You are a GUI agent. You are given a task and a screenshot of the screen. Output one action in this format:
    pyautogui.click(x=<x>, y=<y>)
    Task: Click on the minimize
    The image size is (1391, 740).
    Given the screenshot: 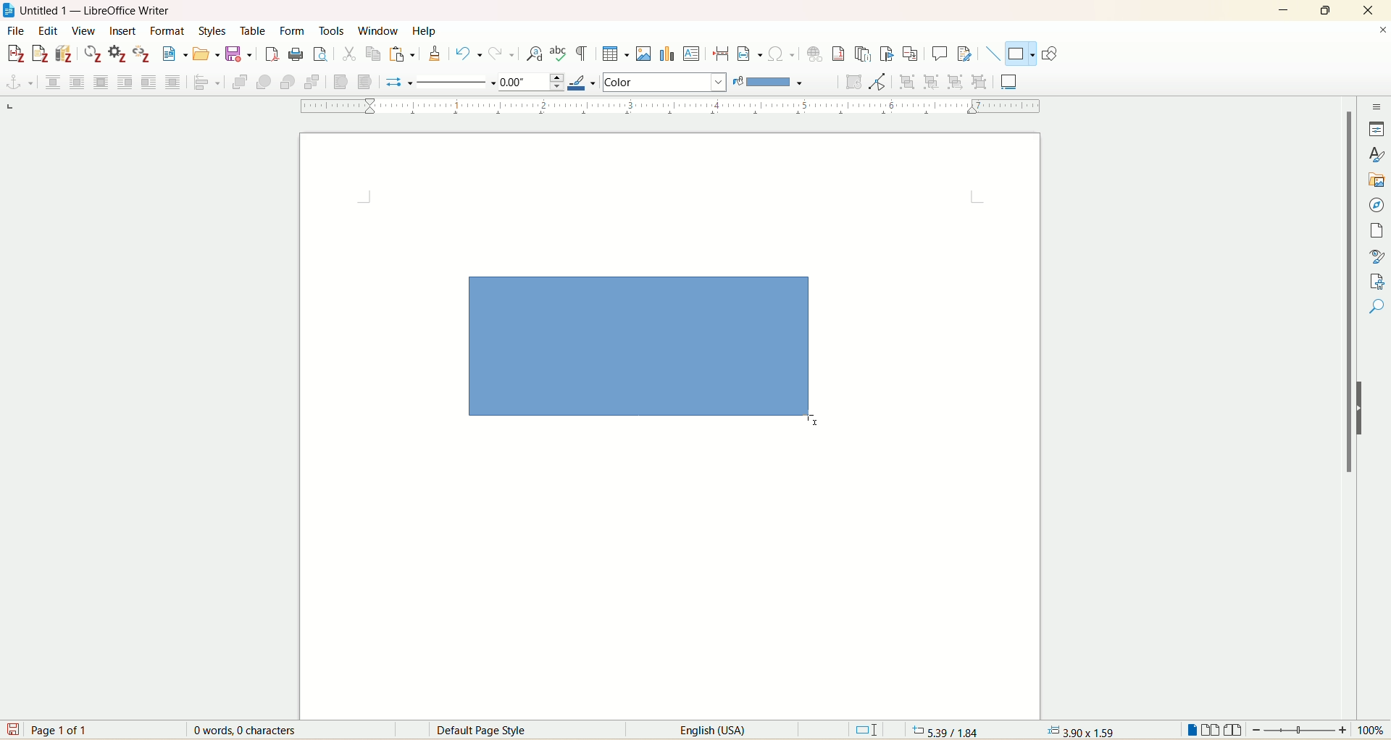 What is the action you would take?
    pyautogui.click(x=1283, y=9)
    